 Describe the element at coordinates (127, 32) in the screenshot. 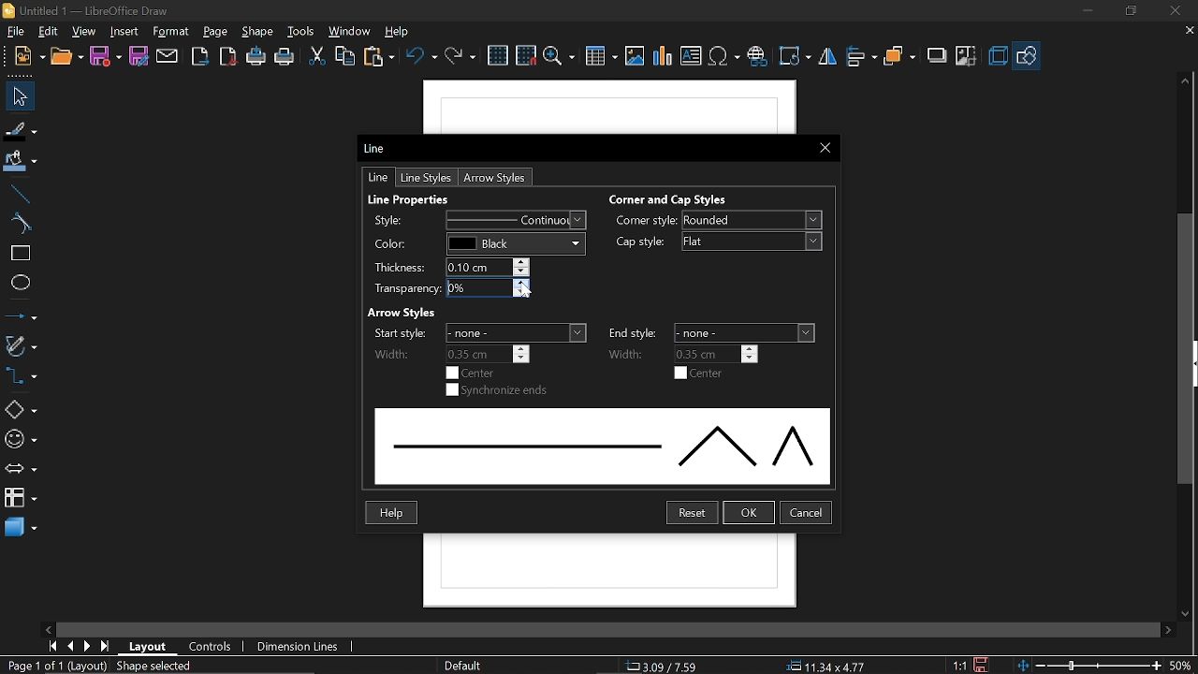

I see `insert` at that location.